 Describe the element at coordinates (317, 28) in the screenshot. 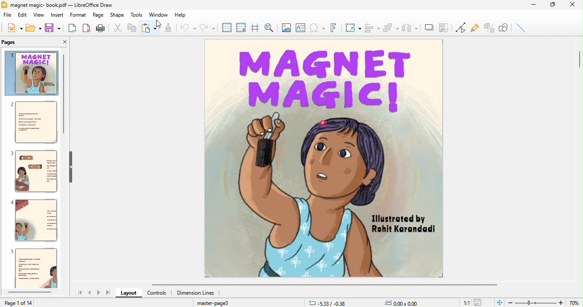

I see `special character` at that location.